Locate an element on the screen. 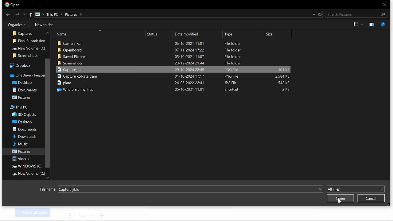 The height and width of the screenshot is (221, 393). folders is located at coordinates (26, 74).